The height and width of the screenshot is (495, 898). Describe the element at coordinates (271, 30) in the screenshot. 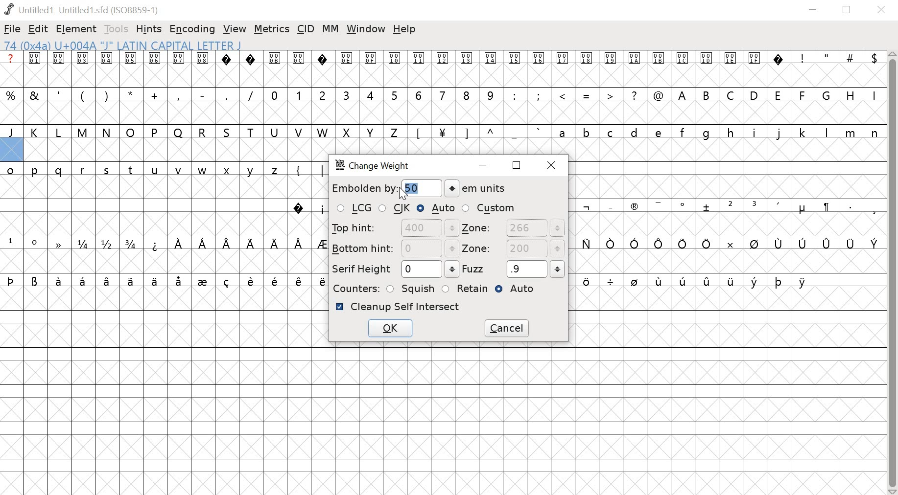

I see `METRICS` at that location.